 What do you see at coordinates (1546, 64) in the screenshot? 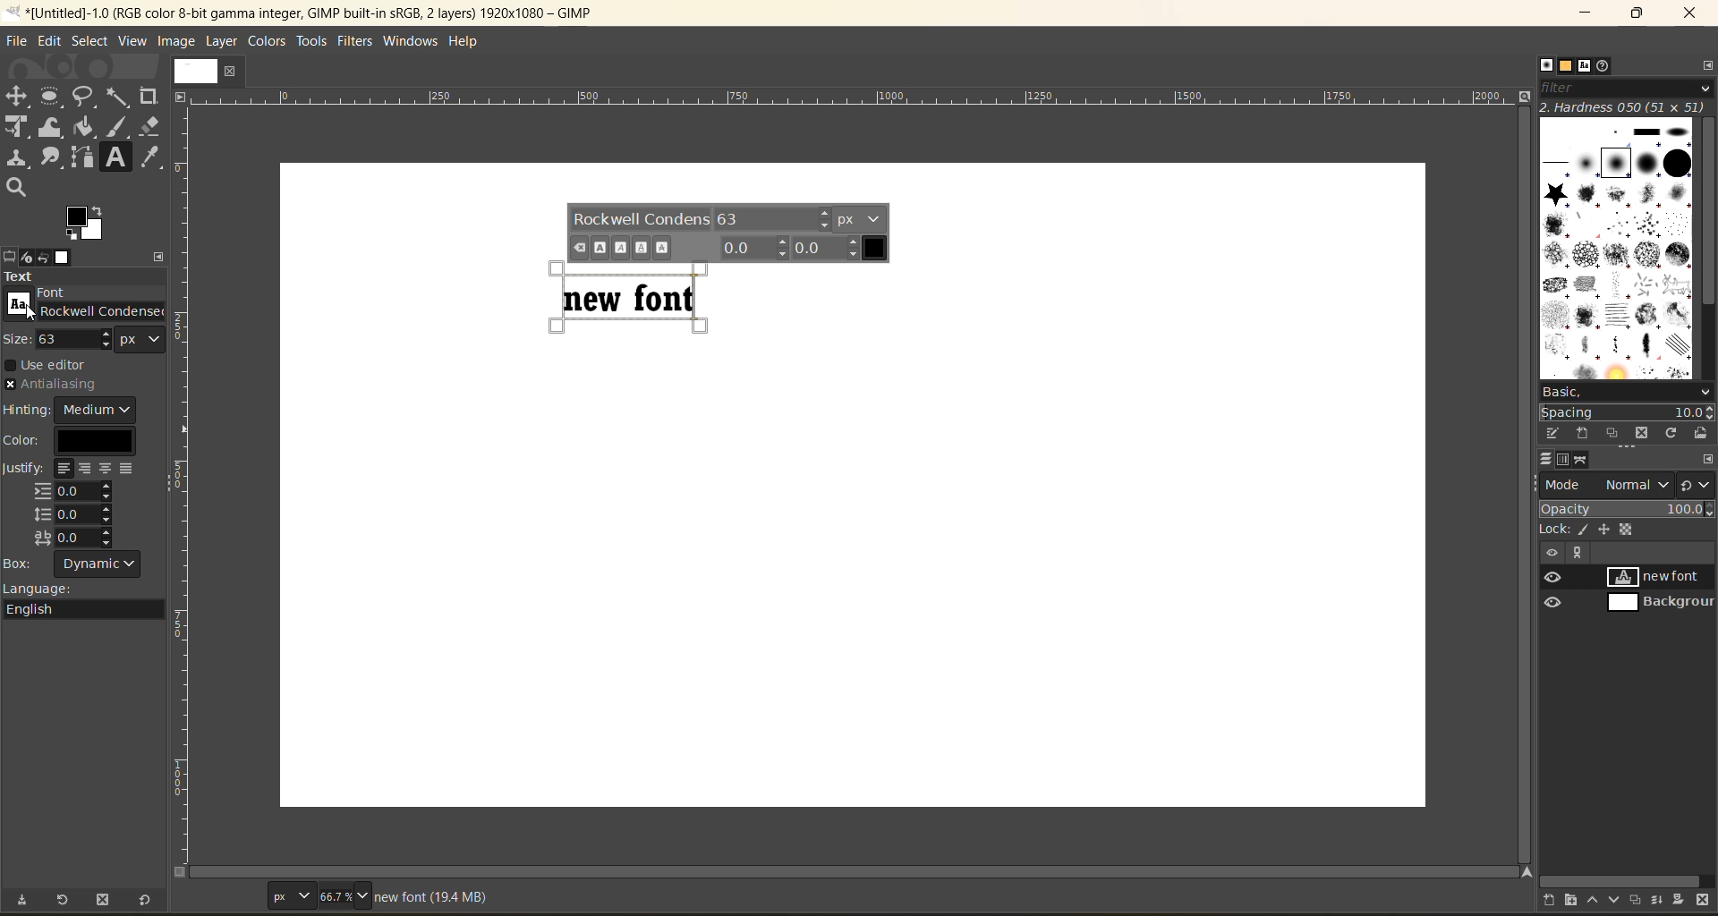
I see `brushes` at bounding box center [1546, 64].